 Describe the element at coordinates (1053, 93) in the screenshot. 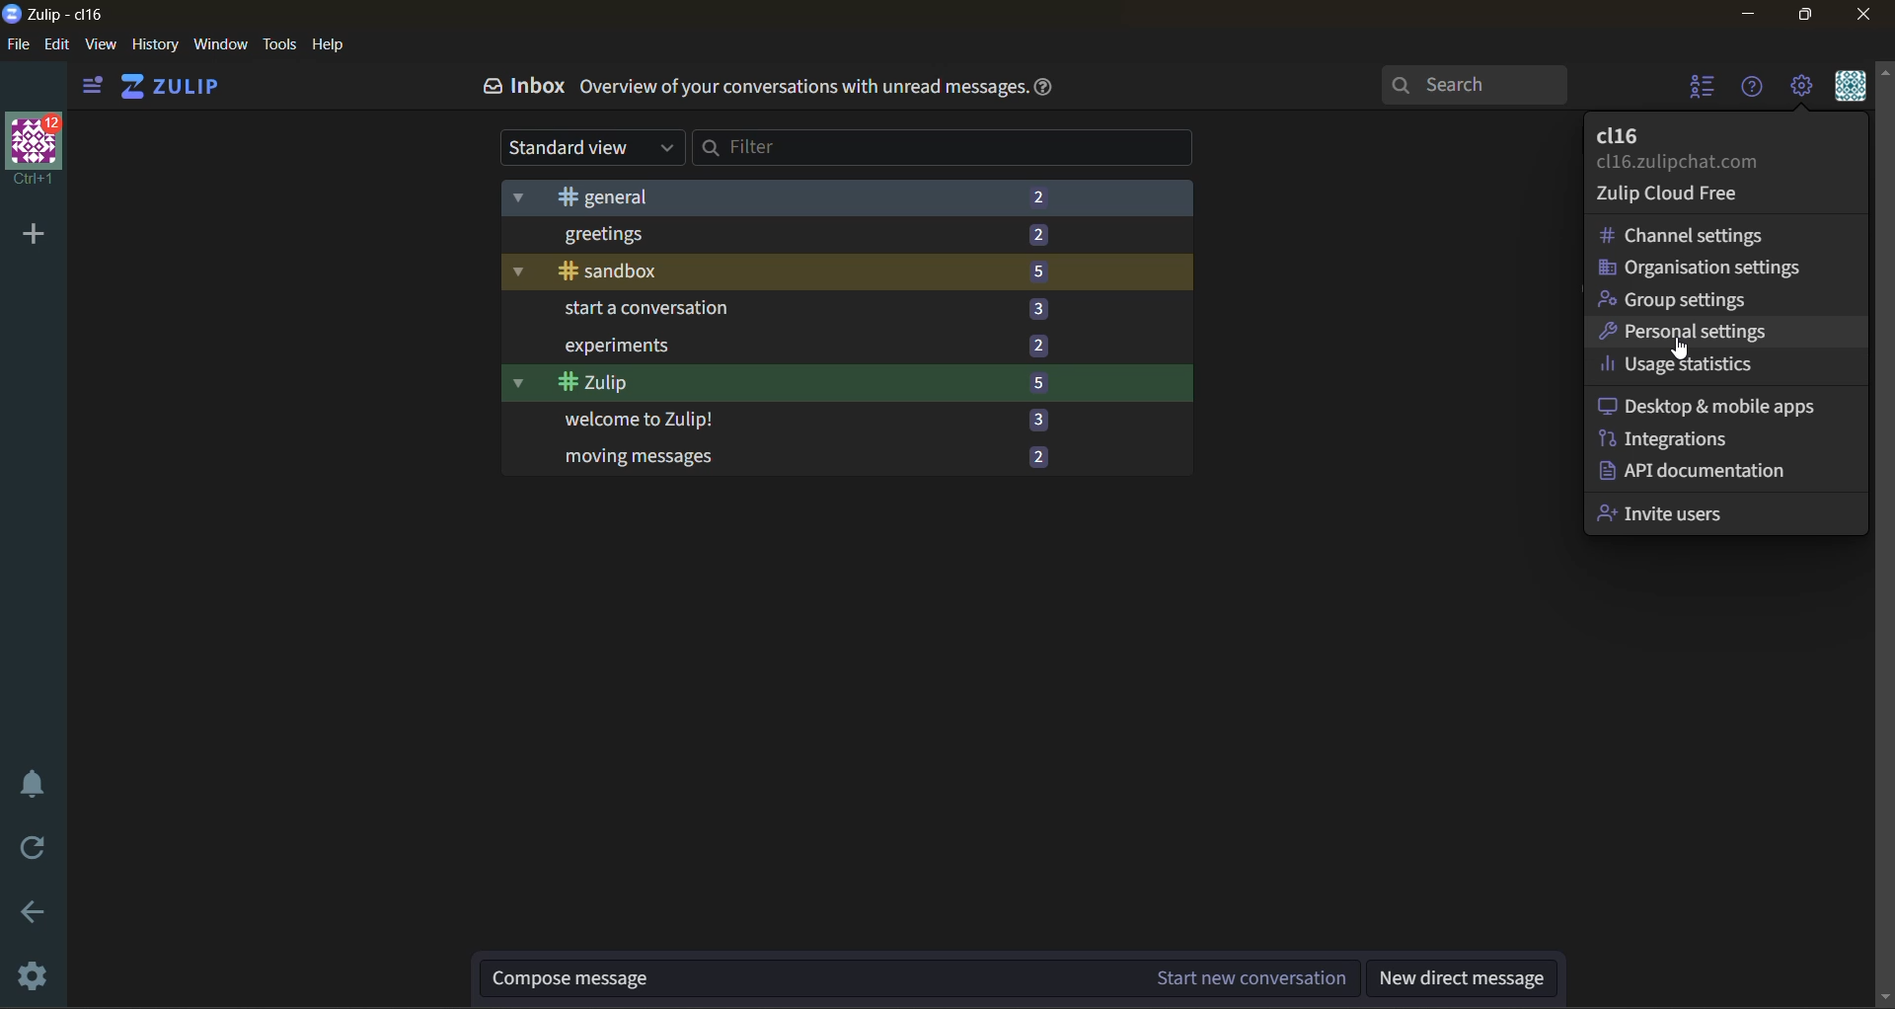

I see `help` at that location.